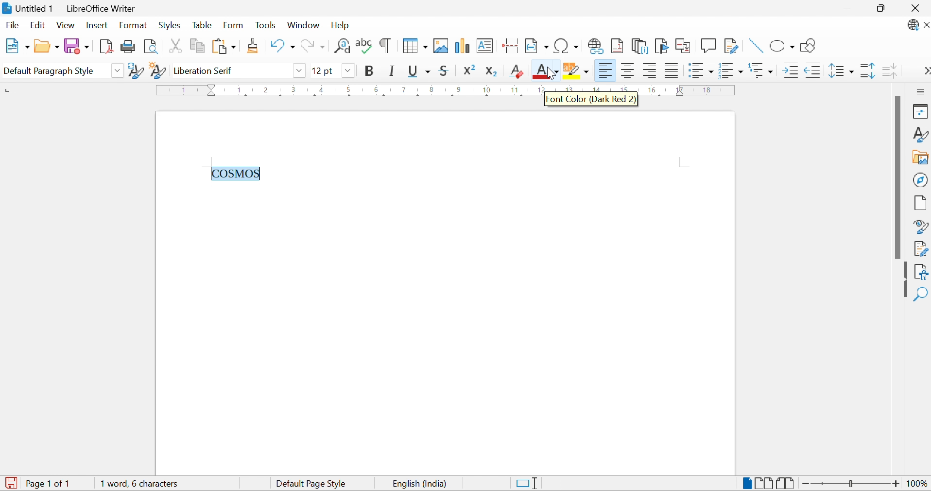 The image size is (931, 491). What do you see at coordinates (786, 483) in the screenshot?
I see `Book View` at bounding box center [786, 483].